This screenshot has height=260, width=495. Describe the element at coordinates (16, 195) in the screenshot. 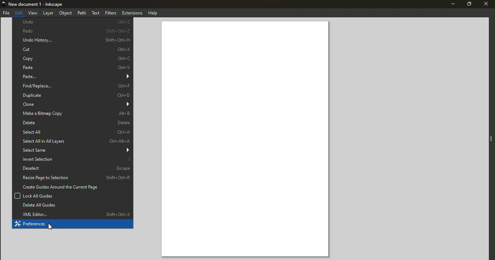

I see `checkbox` at that location.